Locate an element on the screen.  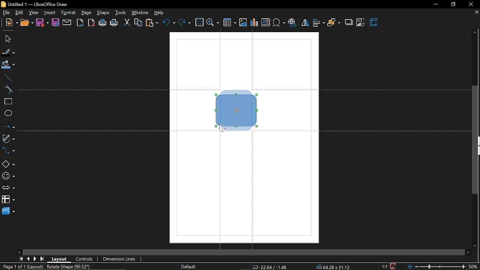
move left is located at coordinates (20, 252).